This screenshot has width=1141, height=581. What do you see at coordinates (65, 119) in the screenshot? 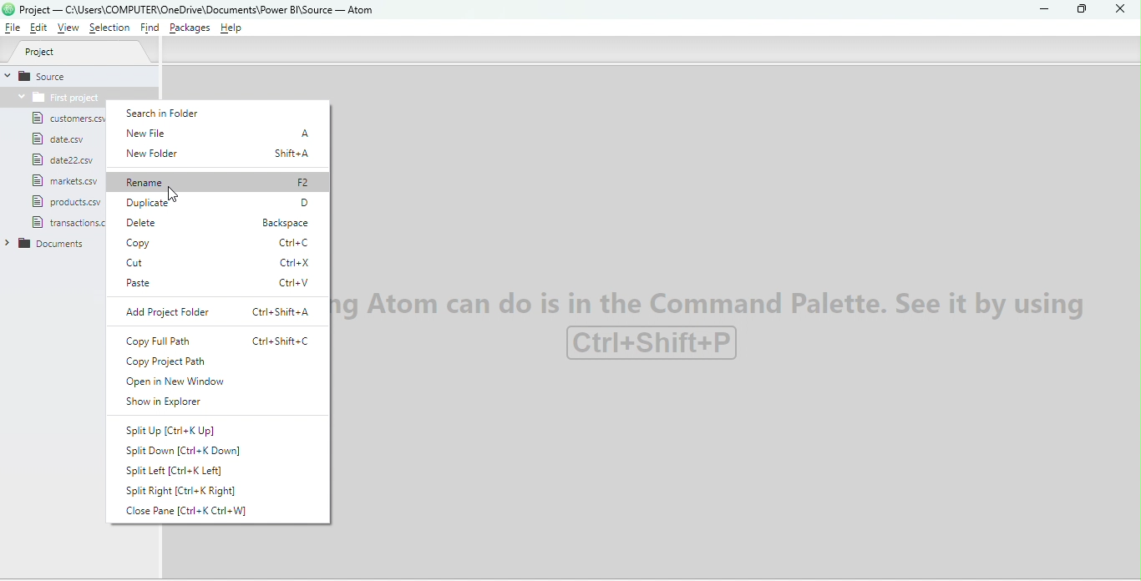
I see `File` at bounding box center [65, 119].